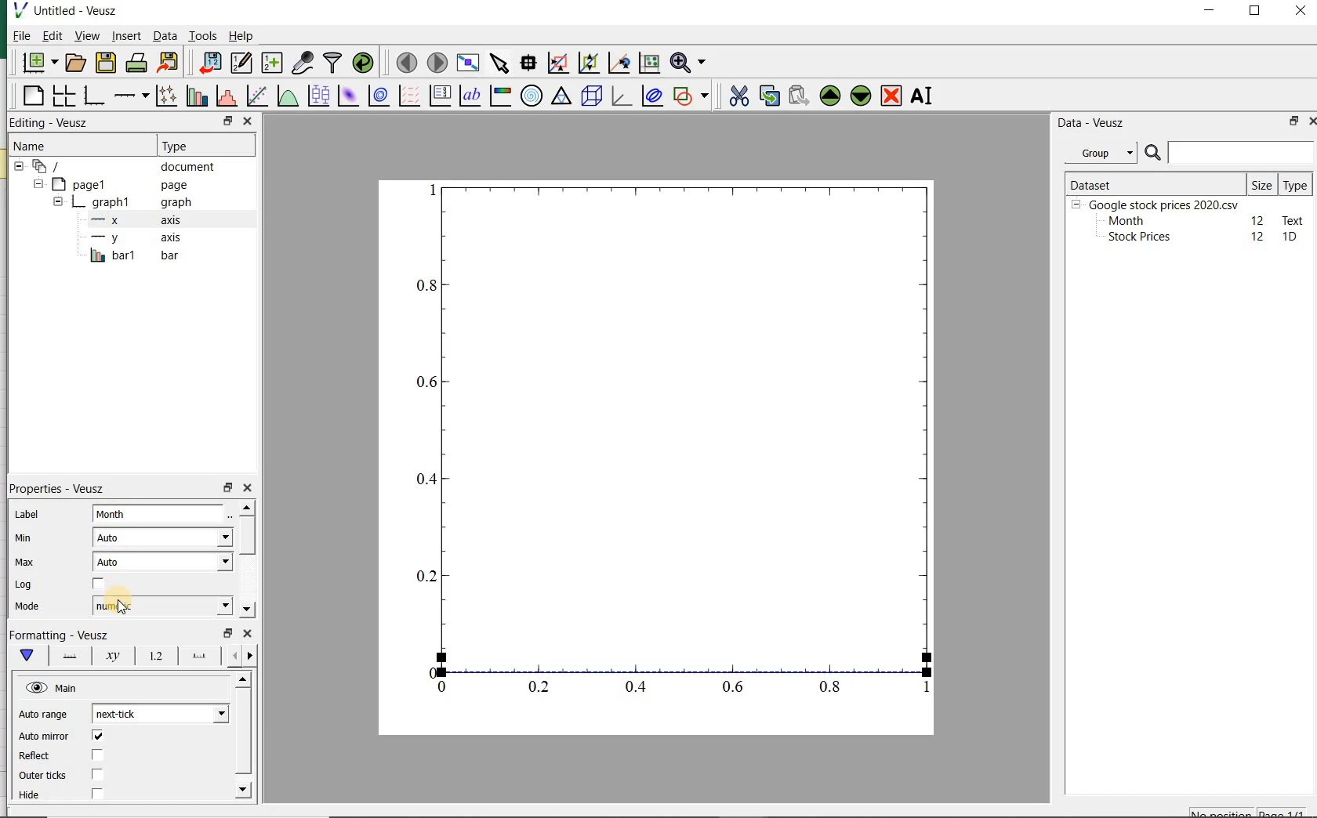  Describe the element at coordinates (1262, 183) in the screenshot. I see `Size` at that location.